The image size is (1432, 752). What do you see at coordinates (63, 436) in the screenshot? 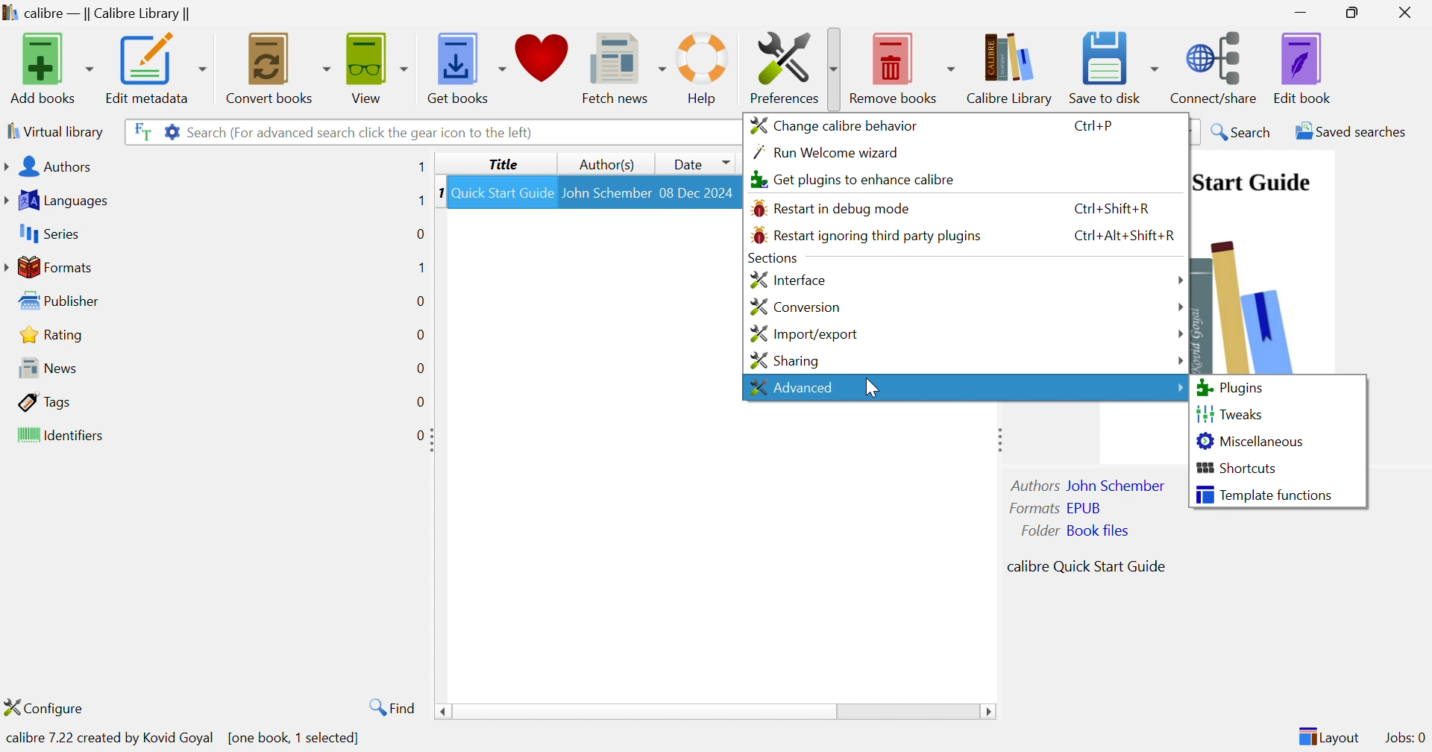
I see `Identifiers` at bounding box center [63, 436].